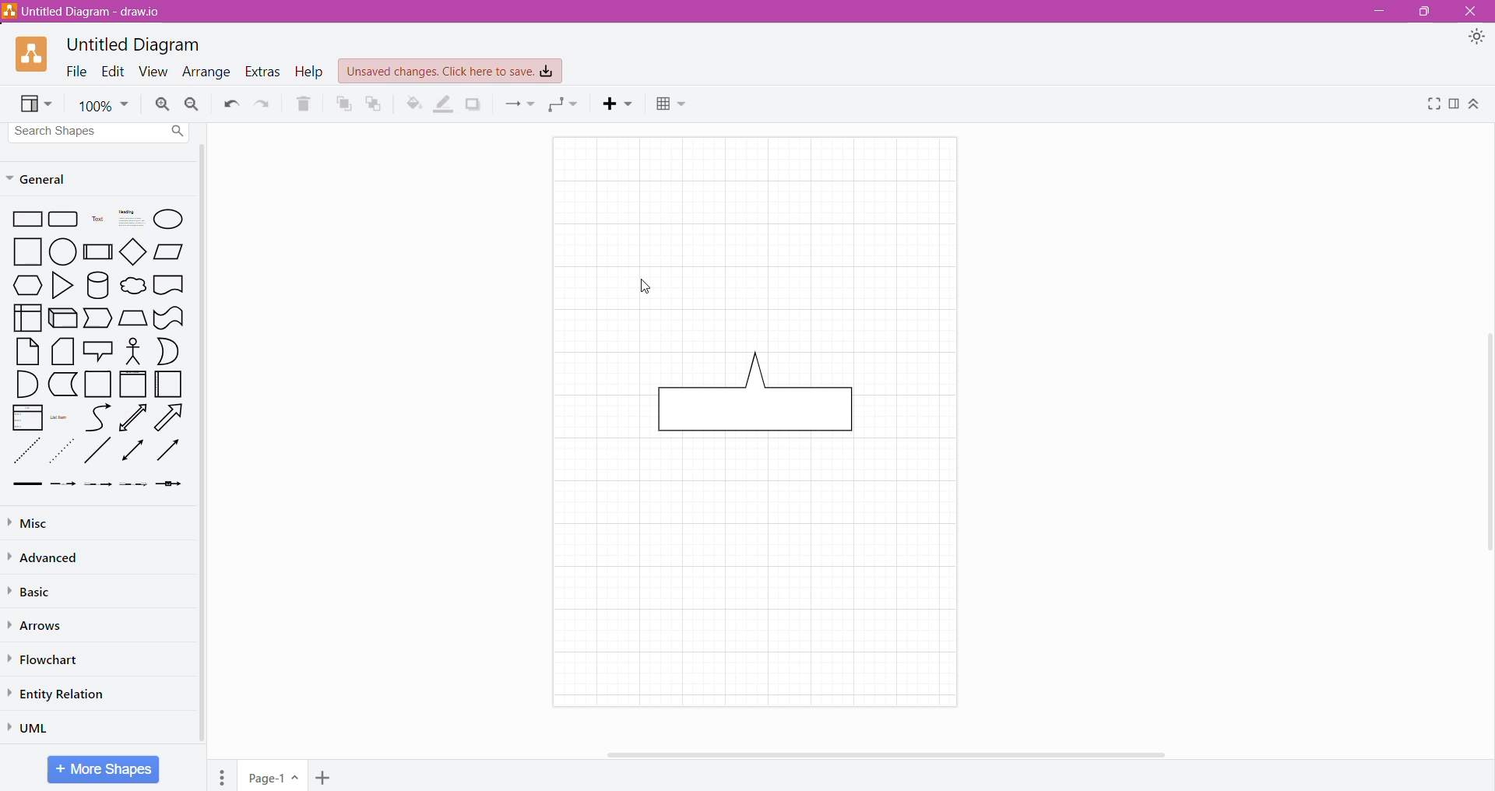 This screenshot has width=1495, height=791. What do you see at coordinates (322, 777) in the screenshot?
I see `Add Page` at bounding box center [322, 777].